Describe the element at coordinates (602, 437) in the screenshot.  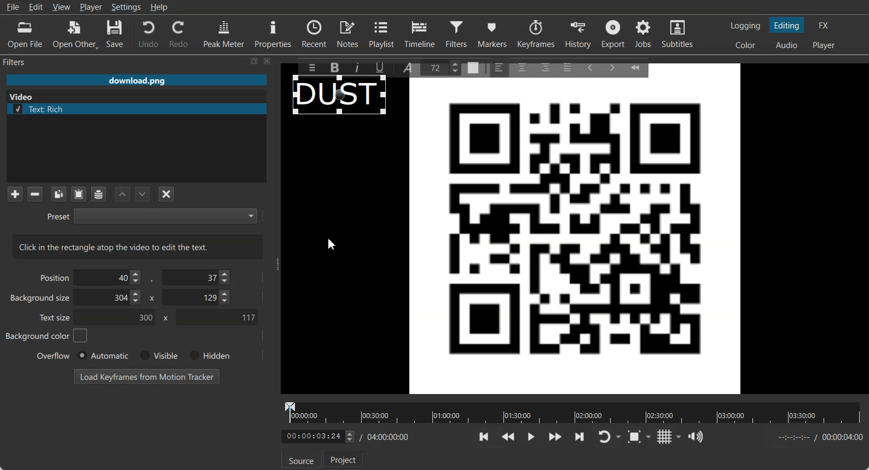
I see `Toggle player lopping` at that location.